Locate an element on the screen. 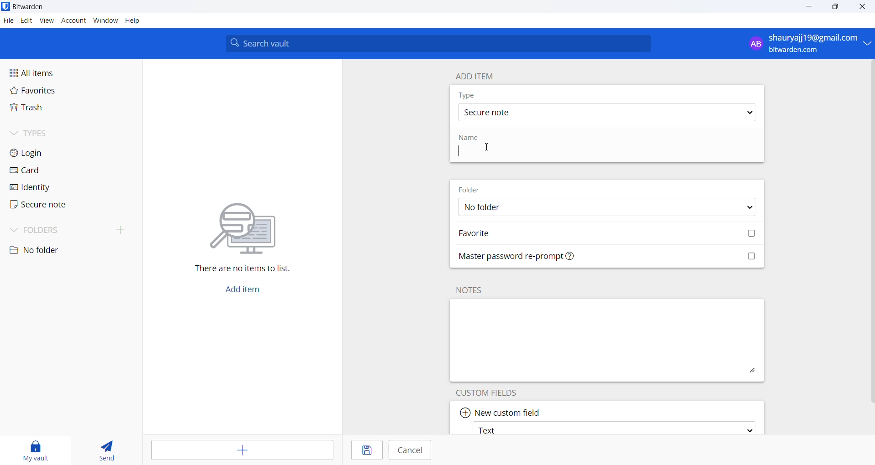  name textarea is located at coordinates (557, 152).